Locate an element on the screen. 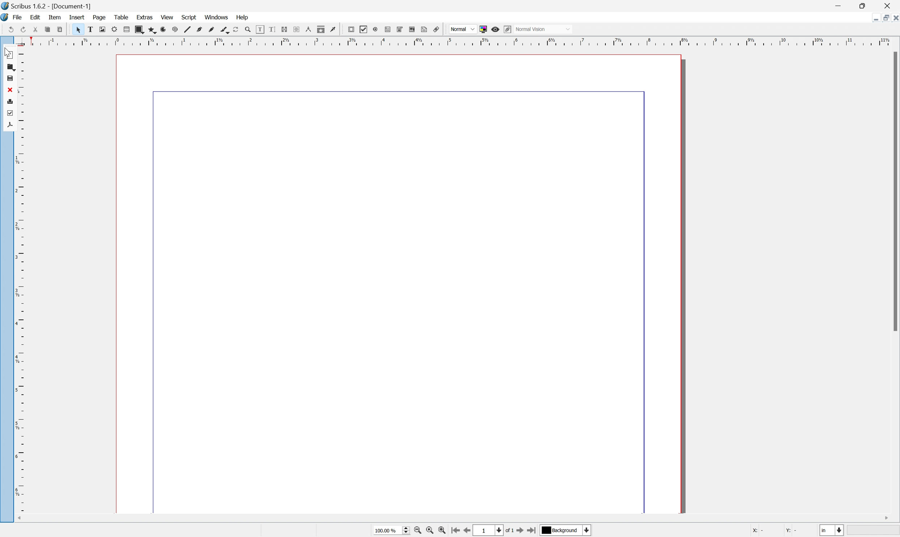  print is located at coordinates (10, 101).